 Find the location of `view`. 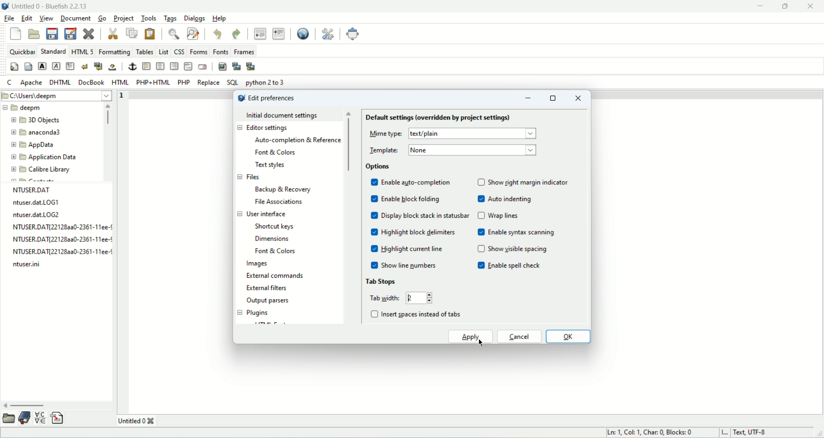

view is located at coordinates (45, 18).